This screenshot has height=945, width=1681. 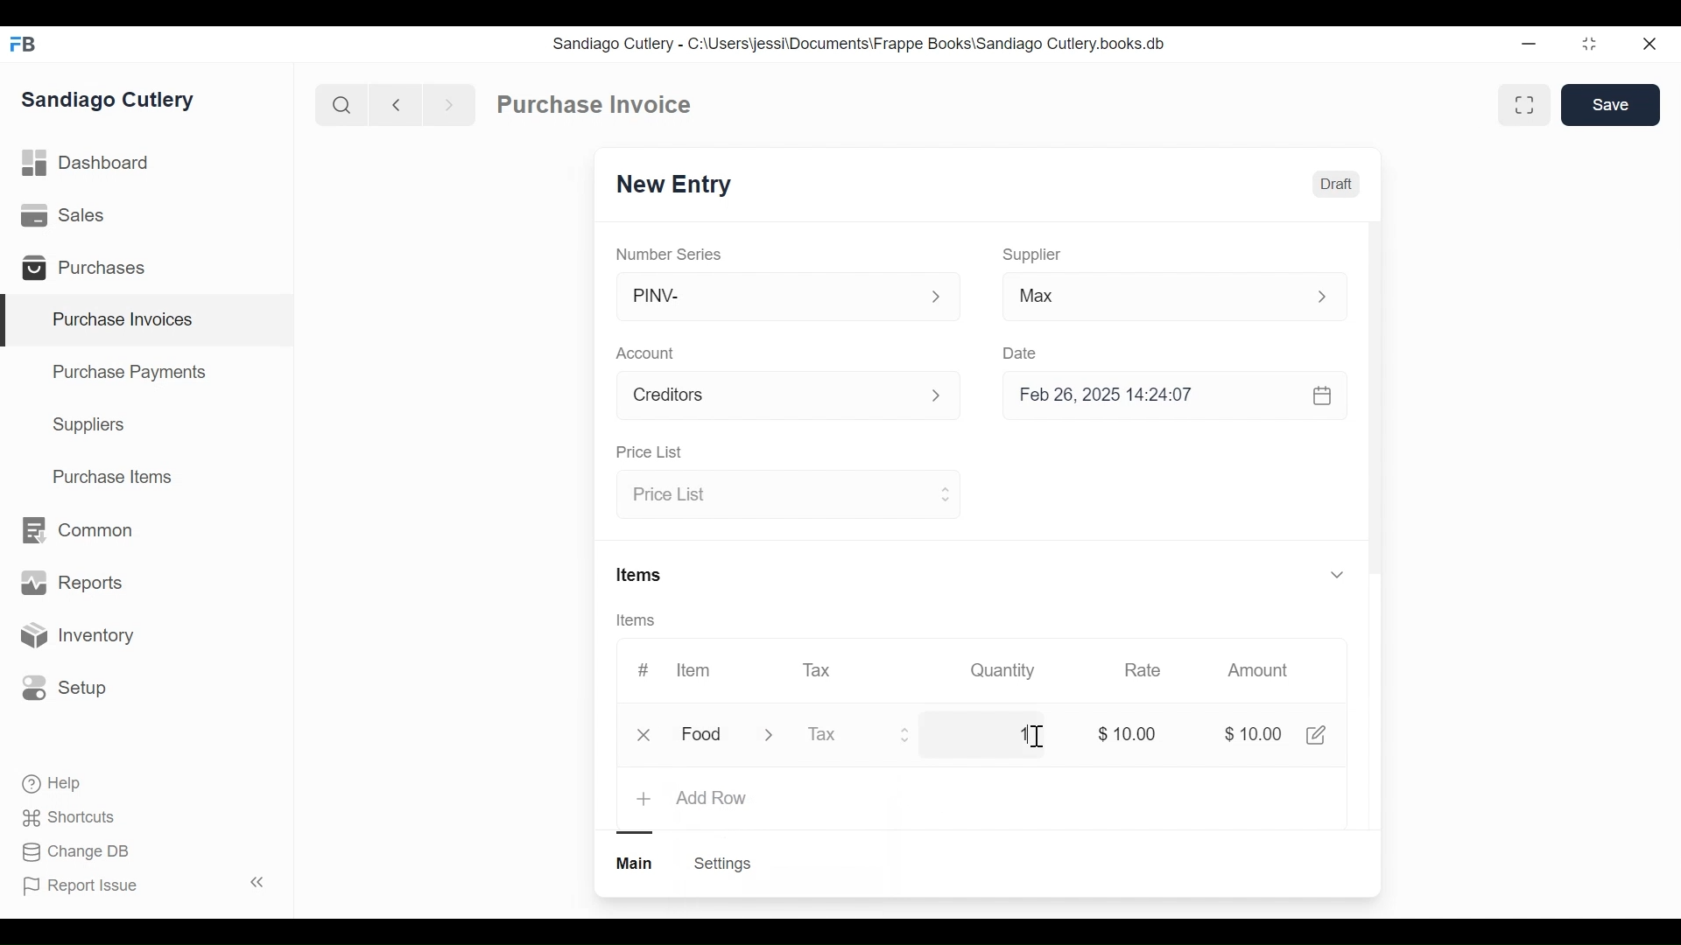 What do you see at coordinates (767, 398) in the screenshot?
I see `Account` at bounding box center [767, 398].